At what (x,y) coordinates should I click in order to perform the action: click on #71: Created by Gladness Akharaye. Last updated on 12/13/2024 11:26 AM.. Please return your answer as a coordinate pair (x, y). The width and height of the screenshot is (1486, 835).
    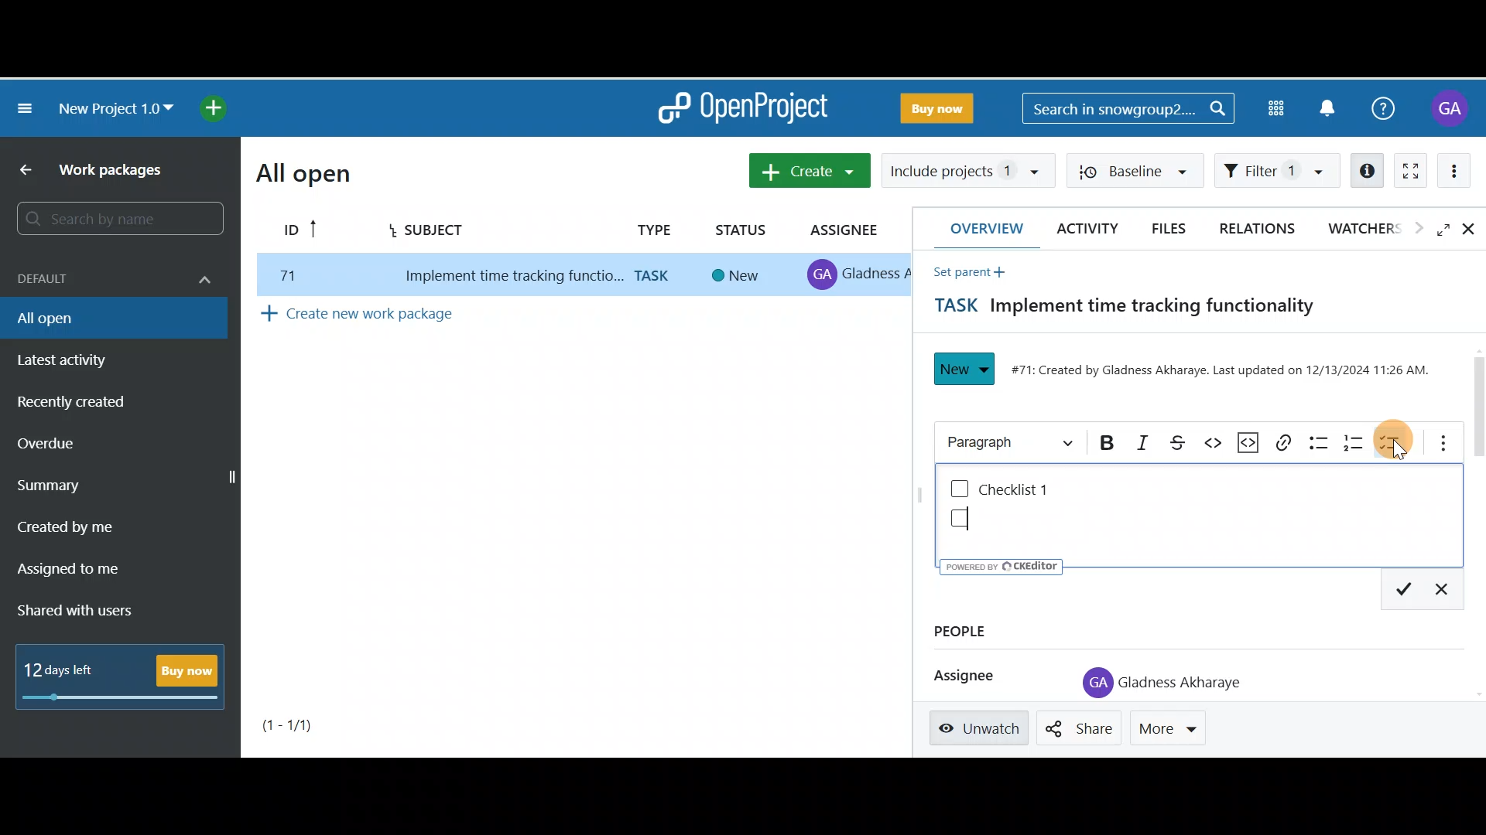
    Looking at the image, I should click on (1223, 374).